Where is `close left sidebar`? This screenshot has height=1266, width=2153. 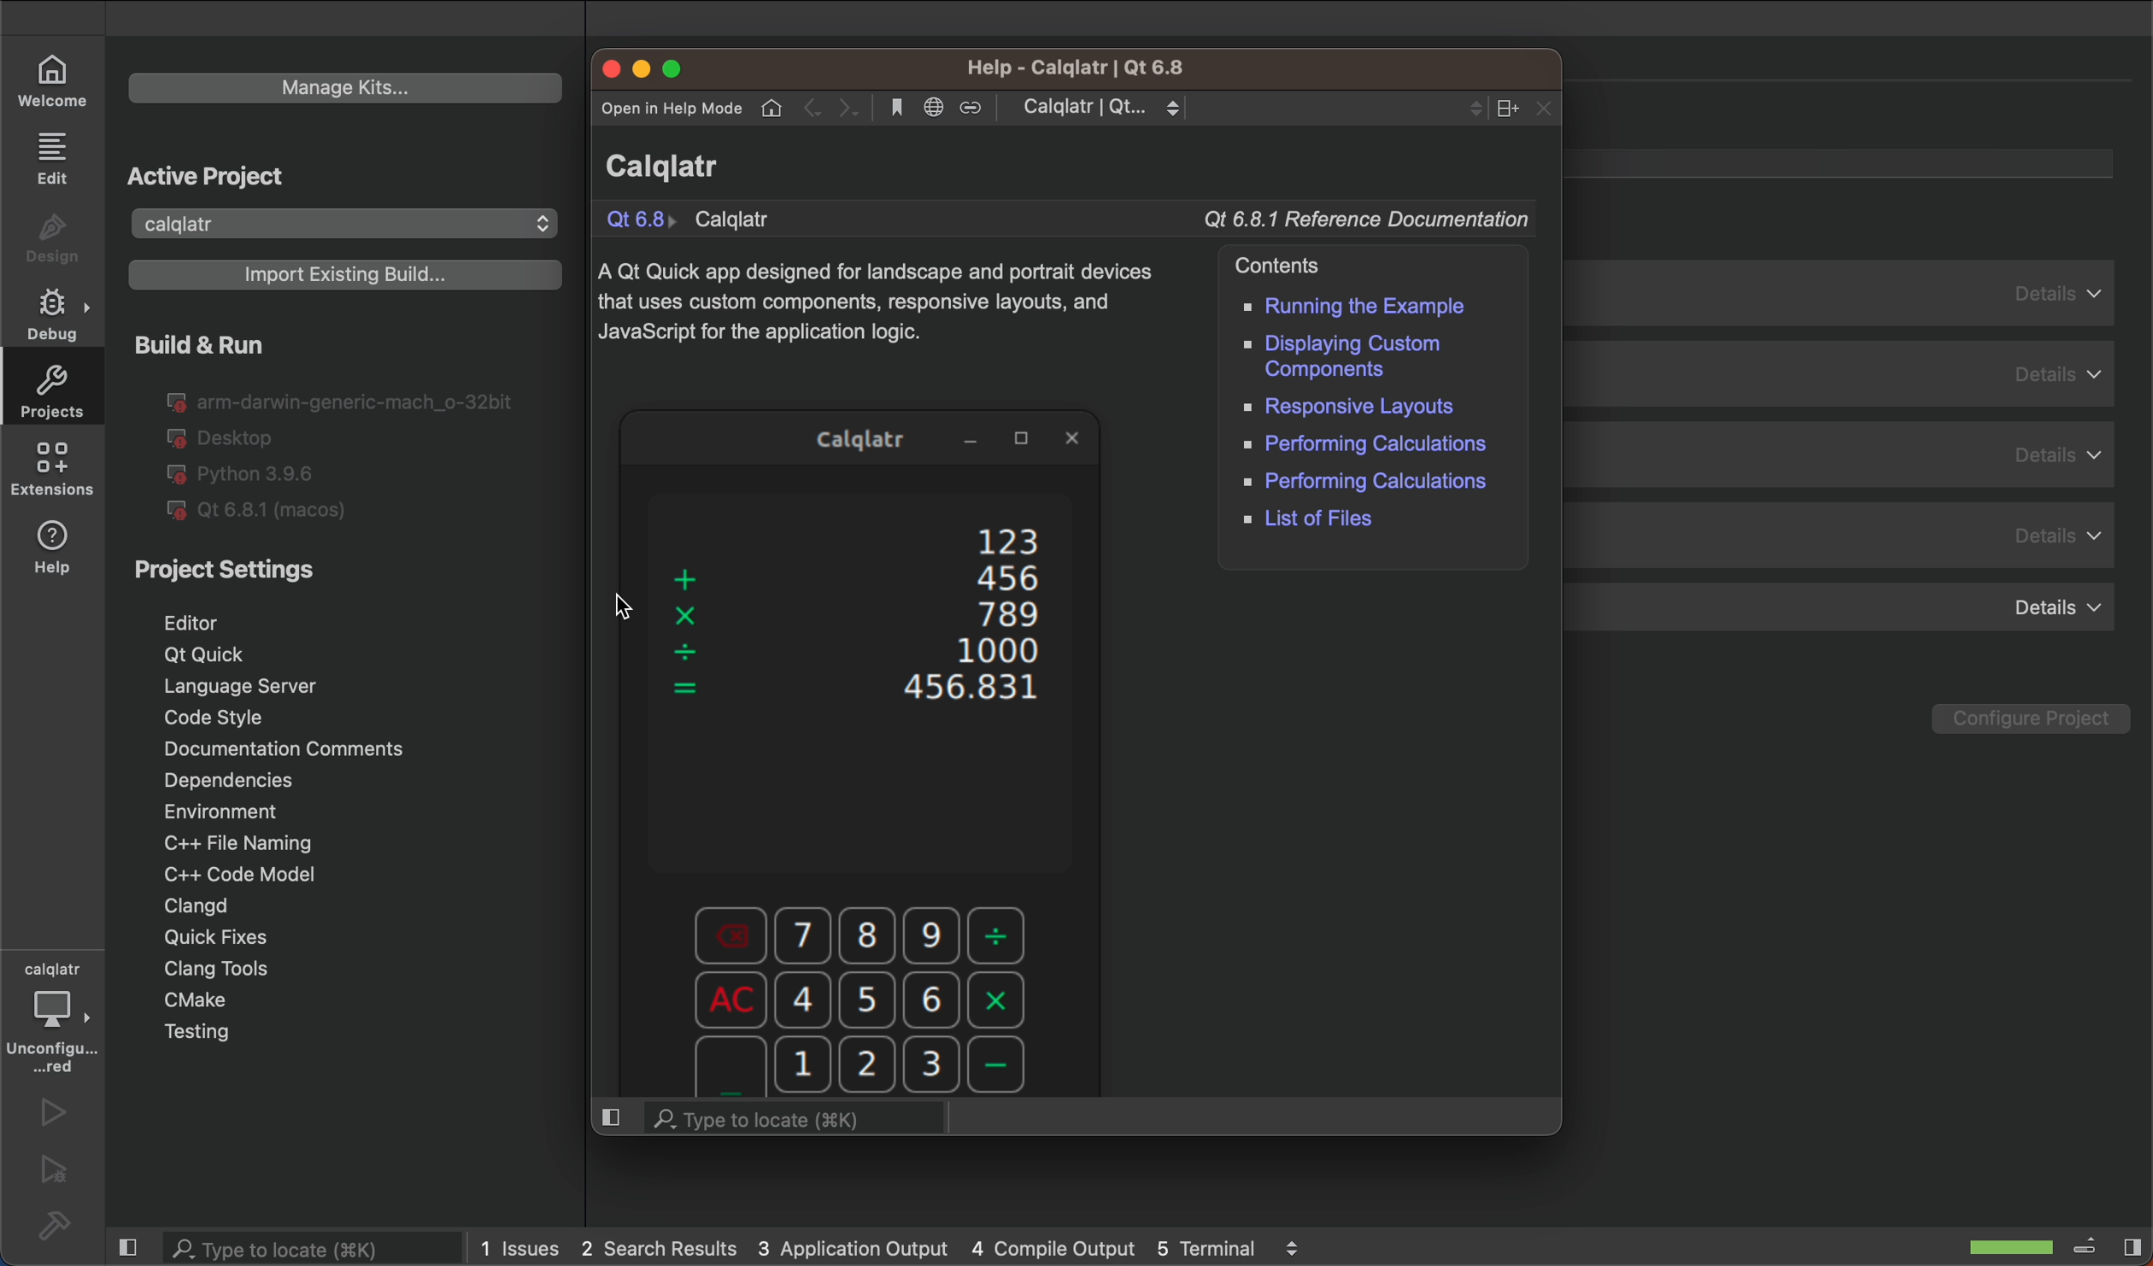 close left sidebar is located at coordinates (131, 1245).